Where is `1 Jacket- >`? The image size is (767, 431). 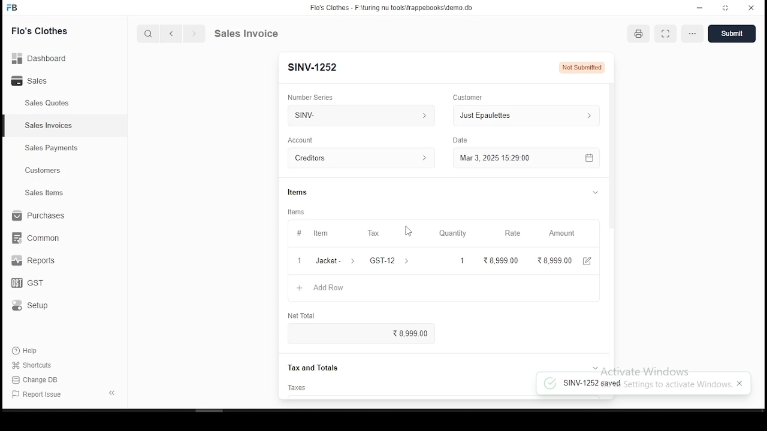
1 Jacket- > is located at coordinates (328, 261).